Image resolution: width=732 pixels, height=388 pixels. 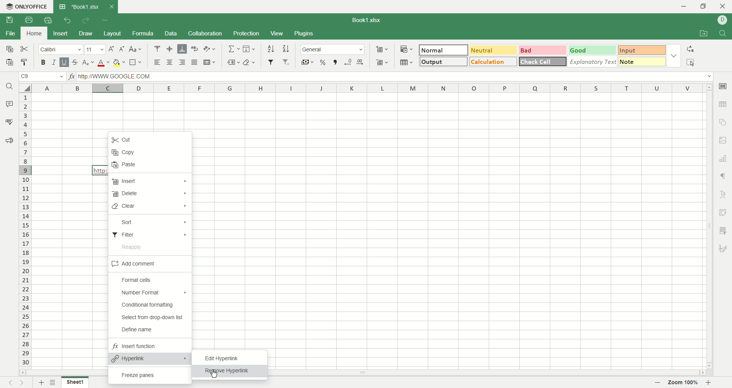 What do you see at coordinates (25, 63) in the screenshot?
I see `copy style` at bounding box center [25, 63].